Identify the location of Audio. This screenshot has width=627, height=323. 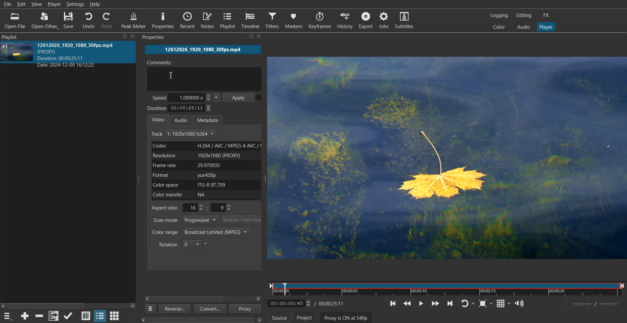
(523, 27).